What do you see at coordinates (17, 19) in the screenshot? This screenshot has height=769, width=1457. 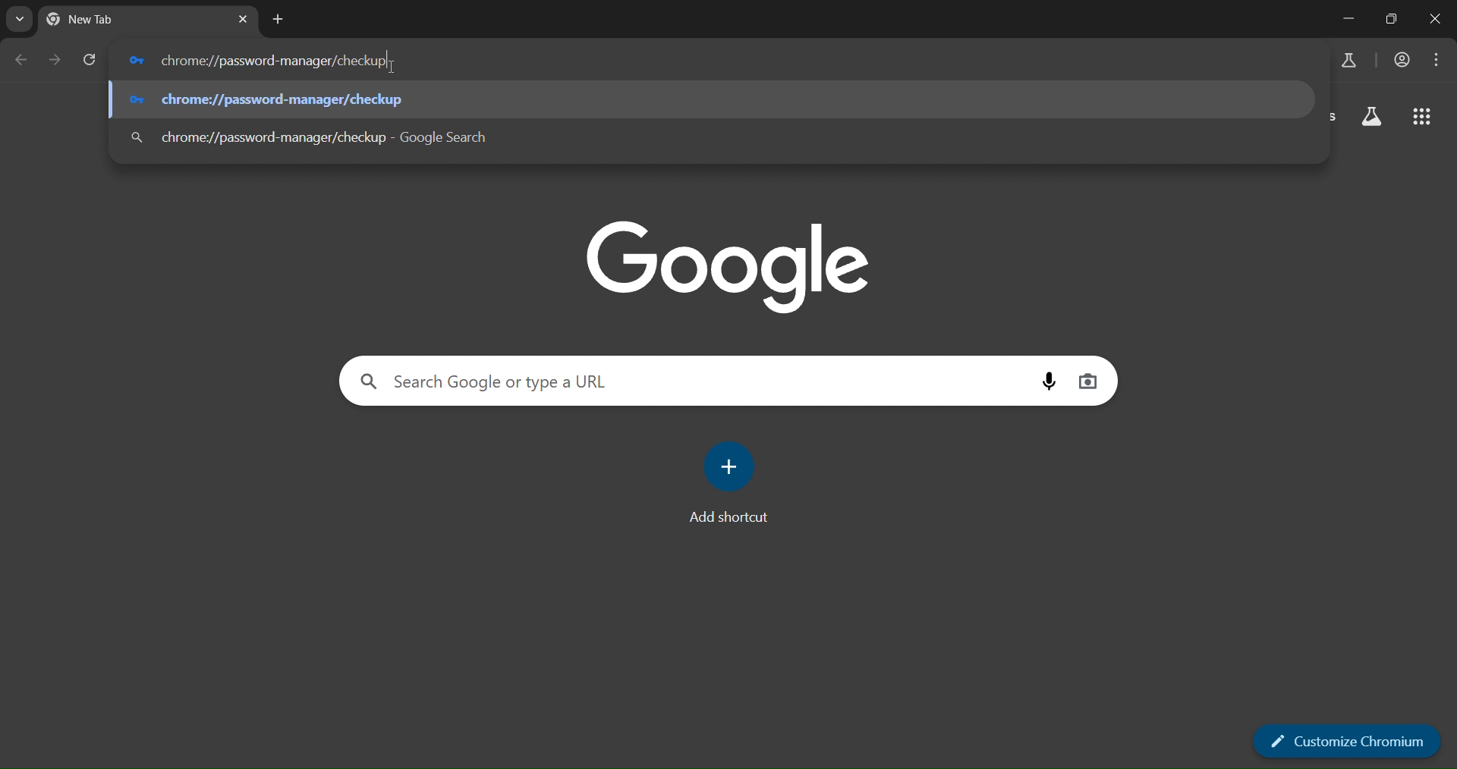 I see `search tabs` at bounding box center [17, 19].